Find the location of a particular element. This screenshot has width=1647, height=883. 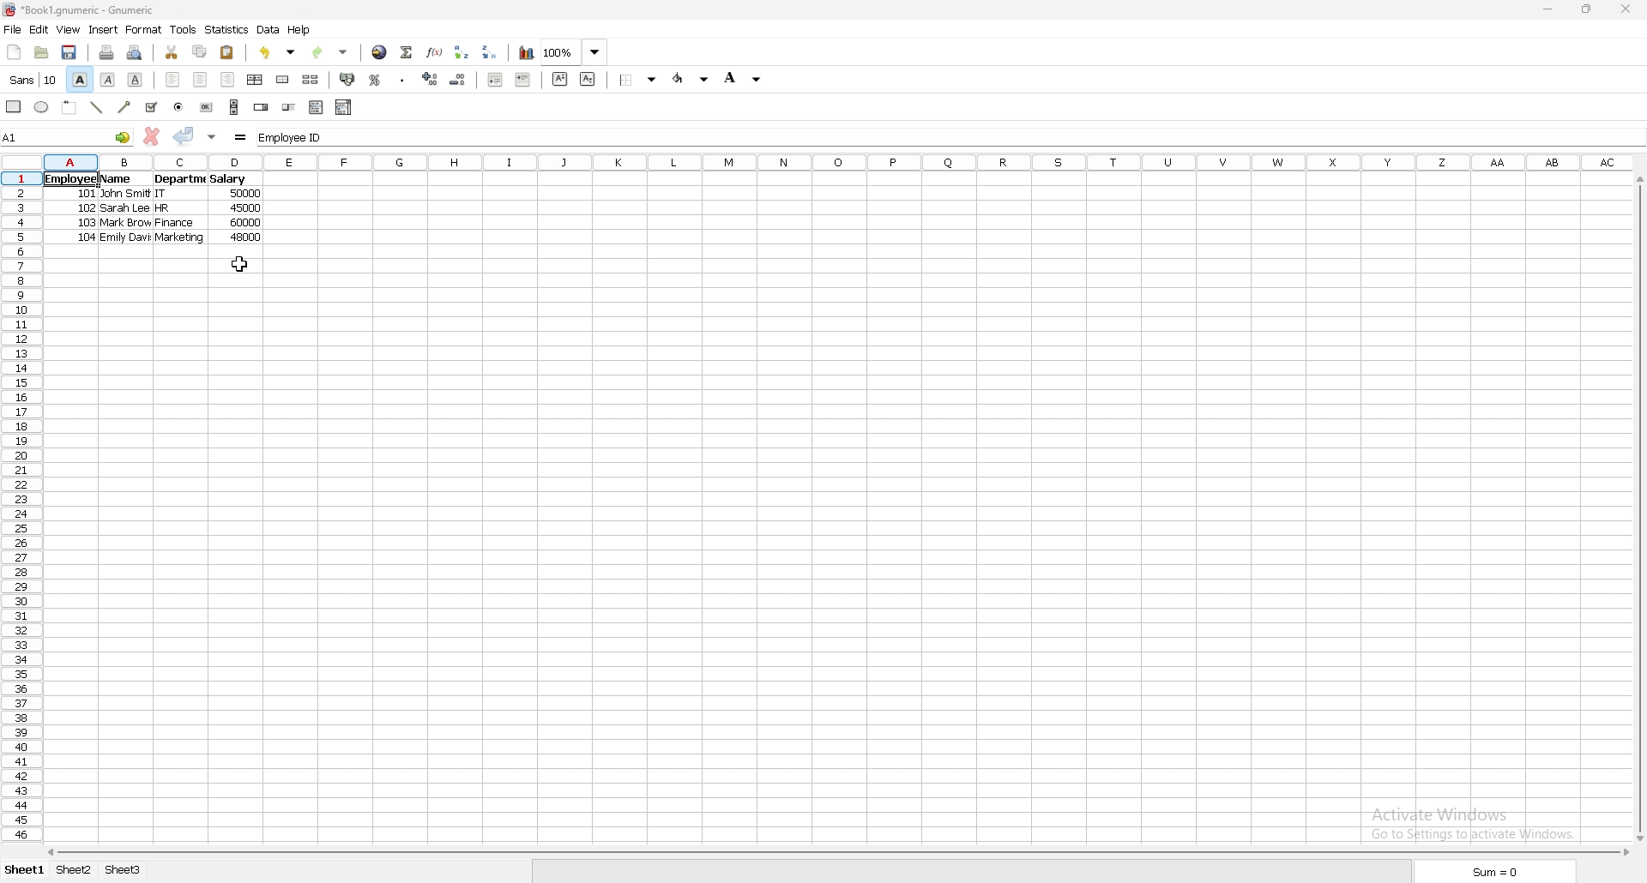

accept all changes is located at coordinates (212, 138).